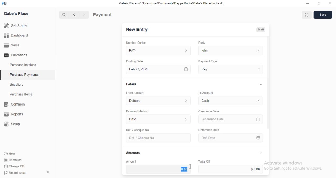 This screenshot has height=178, width=336. I want to click on ‘From Account, so click(135, 93).